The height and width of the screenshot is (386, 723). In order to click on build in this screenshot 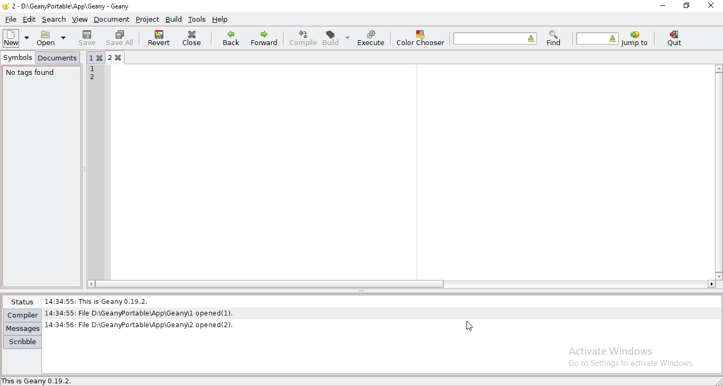, I will do `click(334, 38)`.